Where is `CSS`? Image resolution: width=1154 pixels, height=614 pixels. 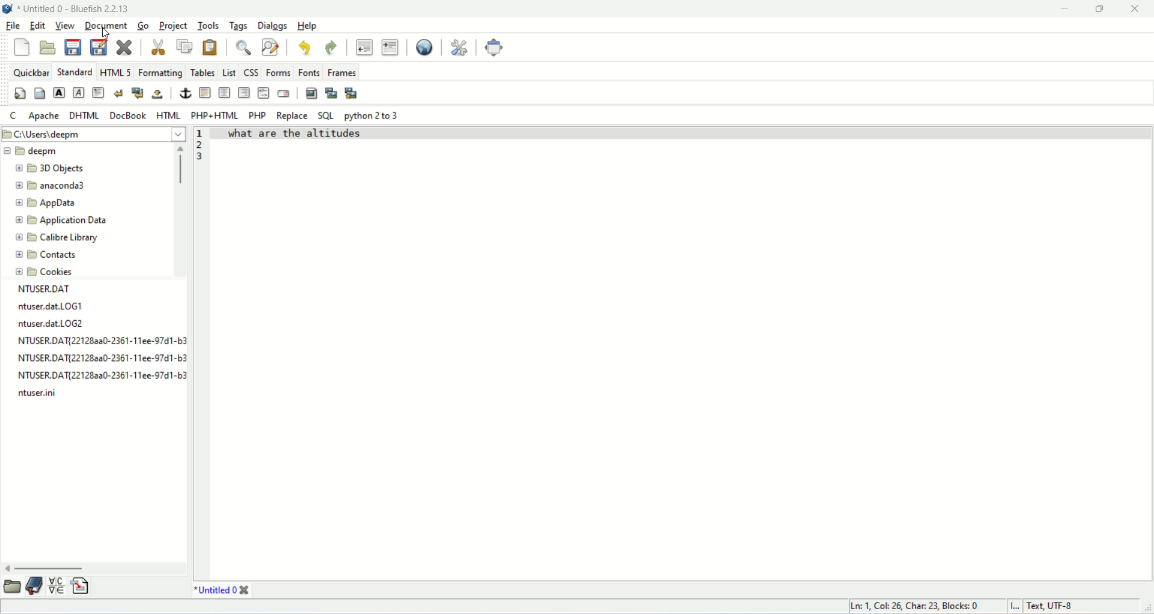
CSS is located at coordinates (251, 71).